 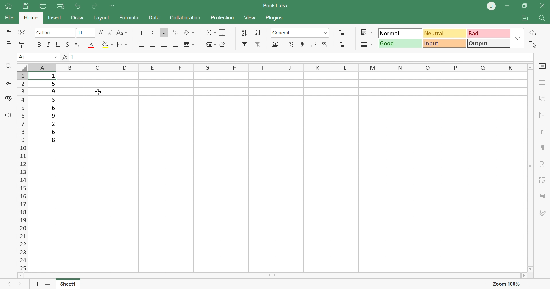 What do you see at coordinates (543, 19) in the screenshot?
I see `Find` at bounding box center [543, 19].